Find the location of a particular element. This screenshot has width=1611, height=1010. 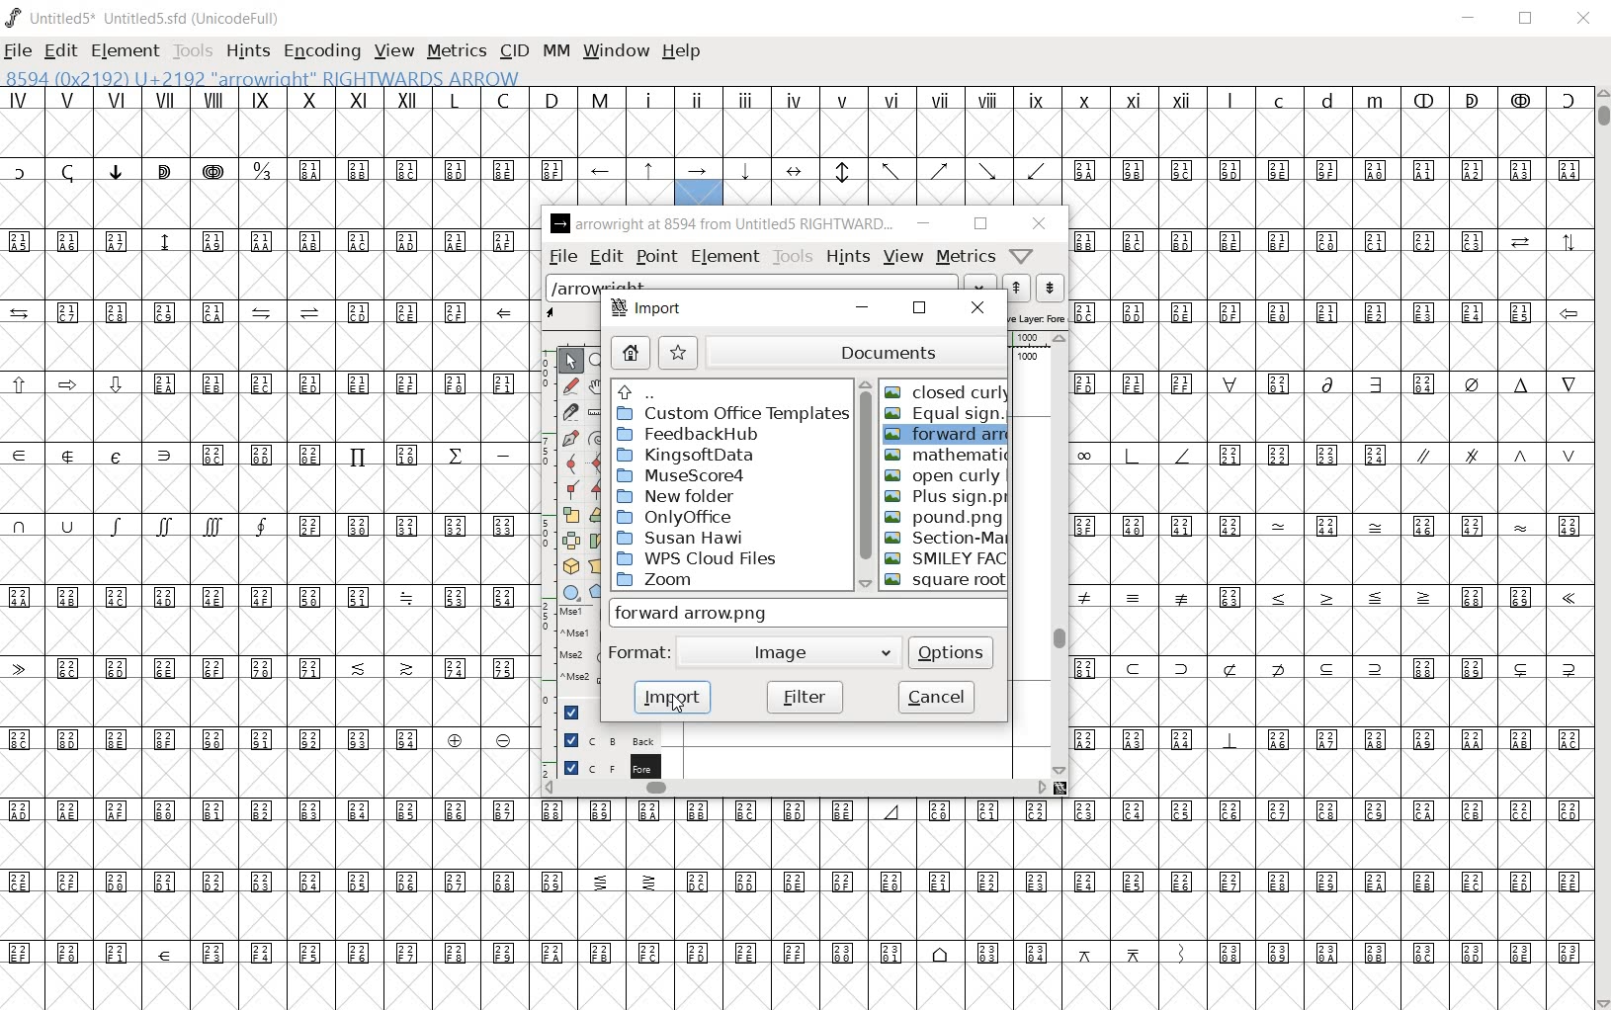

Rotate the selection is located at coordinates (597, 542).